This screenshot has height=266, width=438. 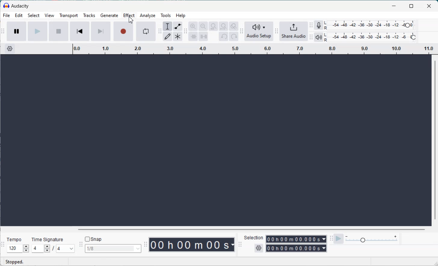 I want to click on Audacity time toolbar, so click(x=146, y=244).